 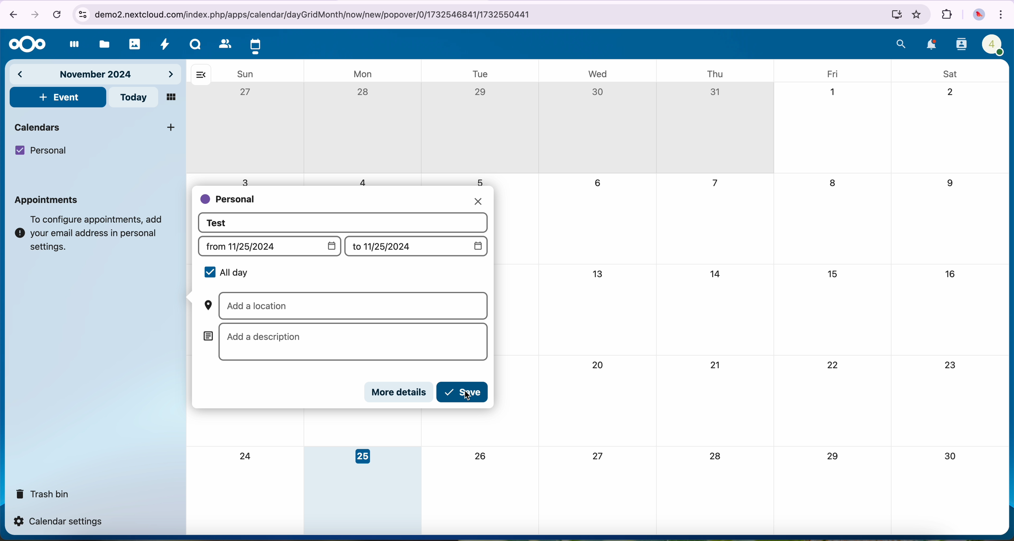 What do you see at coordinates (229, 200) in the screenshot?
I see `personal` at bounding box center [229, 200].